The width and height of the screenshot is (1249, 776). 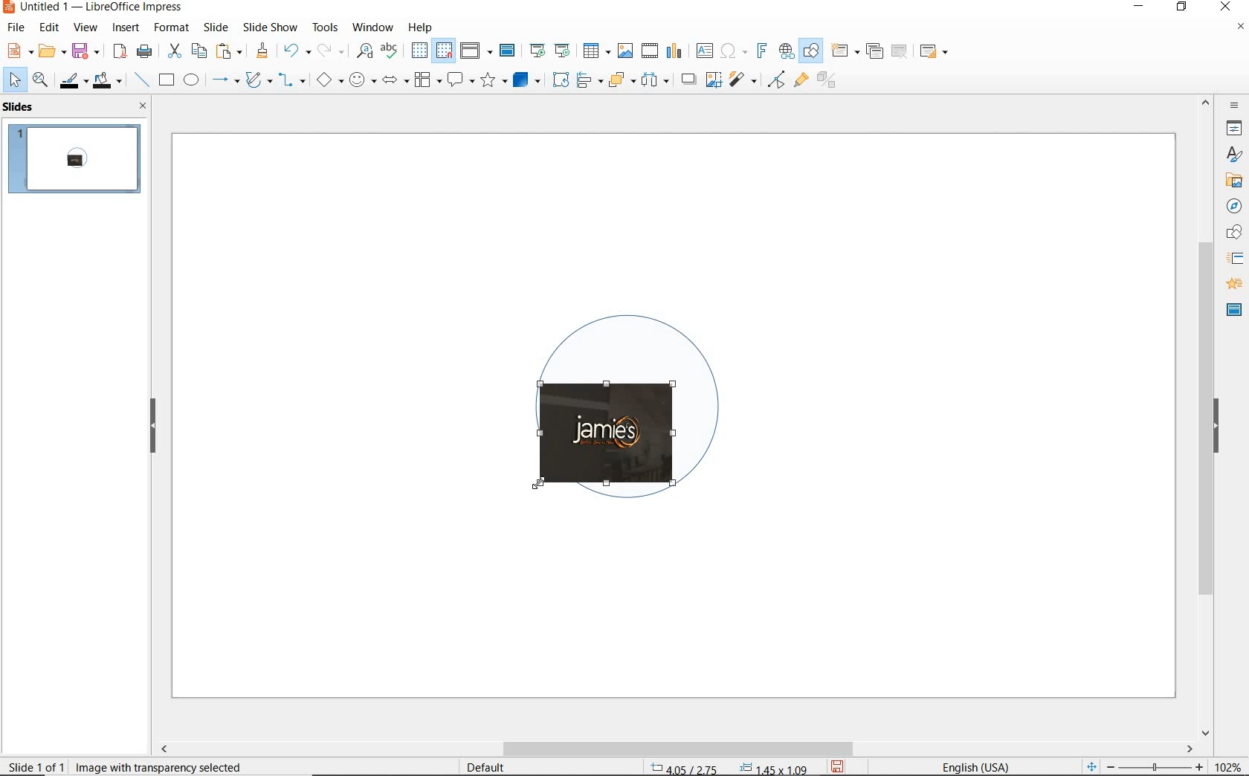 What do you see at coordinates (422, 25) in the screenshot?
I see `help` at bounding box center [422, 25].